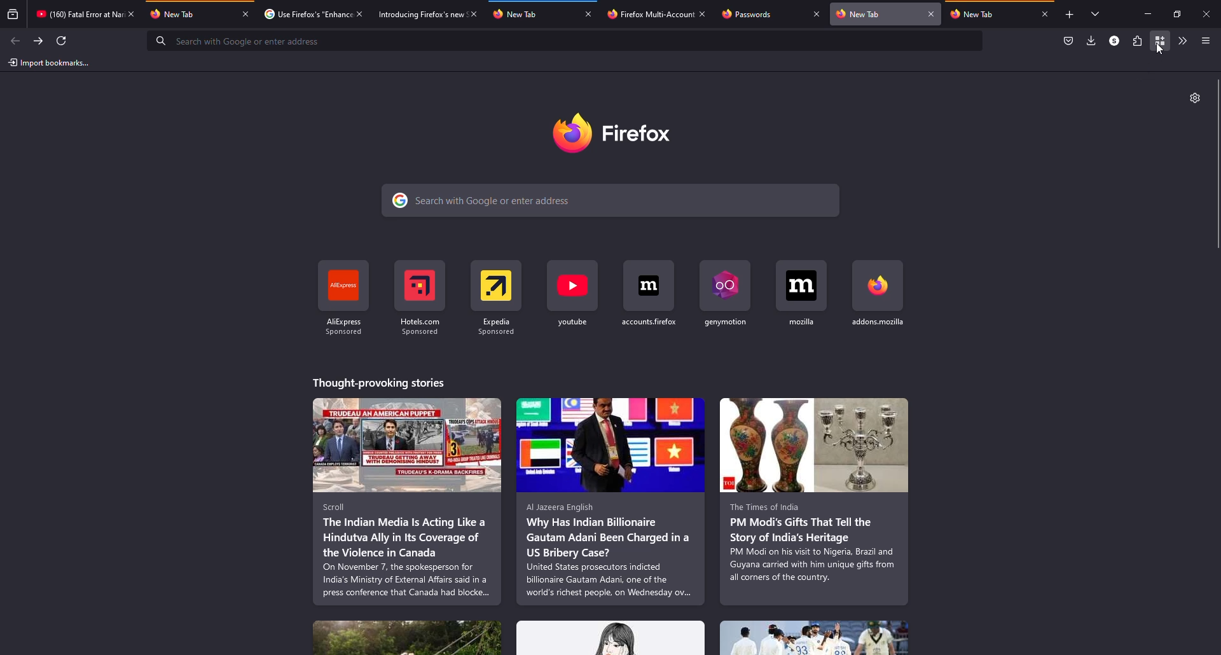  What do you see at coordinates (132, 13) in the screenshot?
I see `close` at bounding box center [132, 13].